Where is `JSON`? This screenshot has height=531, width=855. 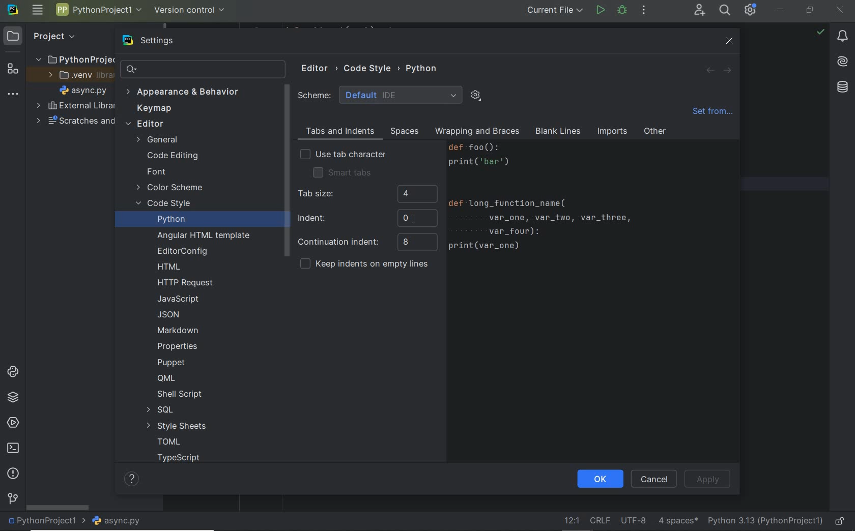 JSON is located at coordinates (172, 314).